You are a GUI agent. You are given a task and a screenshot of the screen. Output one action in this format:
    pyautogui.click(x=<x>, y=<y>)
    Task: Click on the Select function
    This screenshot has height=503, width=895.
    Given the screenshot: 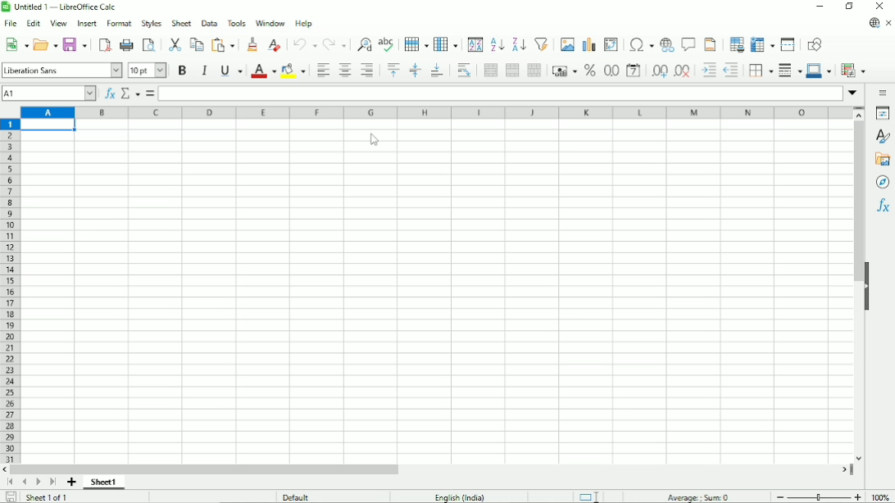 What is the action you would take?
    pyautogui.click(x=130, y=93)
    